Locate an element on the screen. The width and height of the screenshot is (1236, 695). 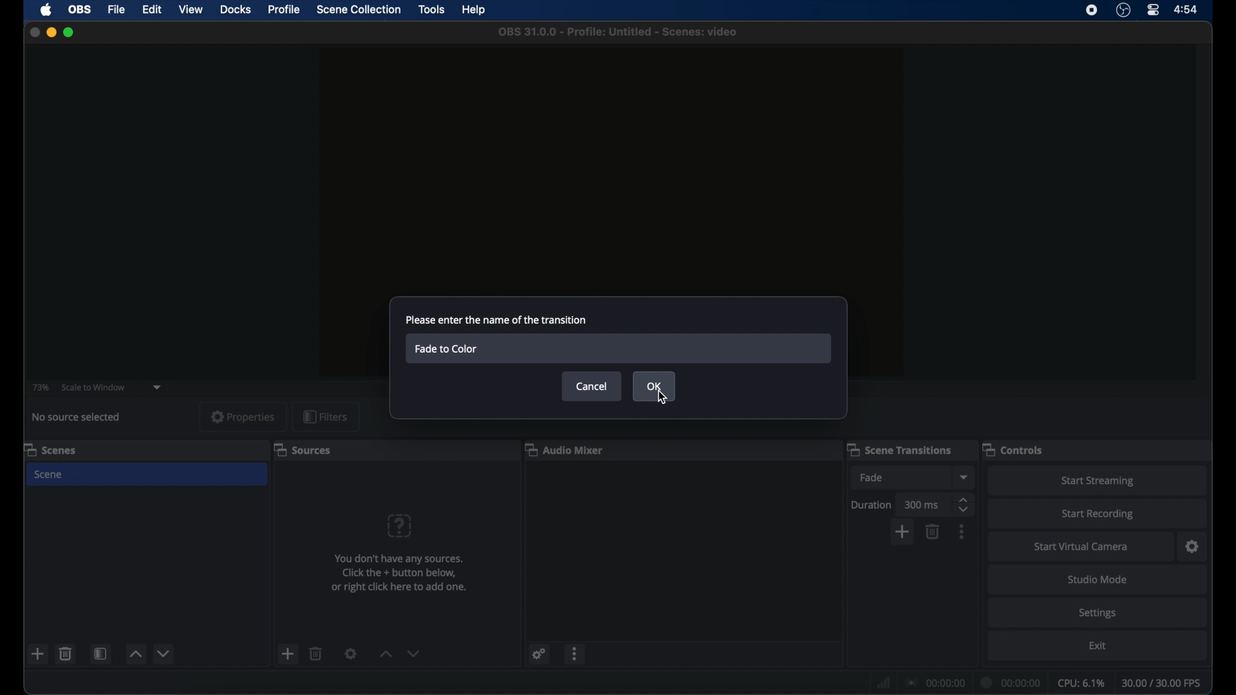
increment is located at coordinates (135, 654).